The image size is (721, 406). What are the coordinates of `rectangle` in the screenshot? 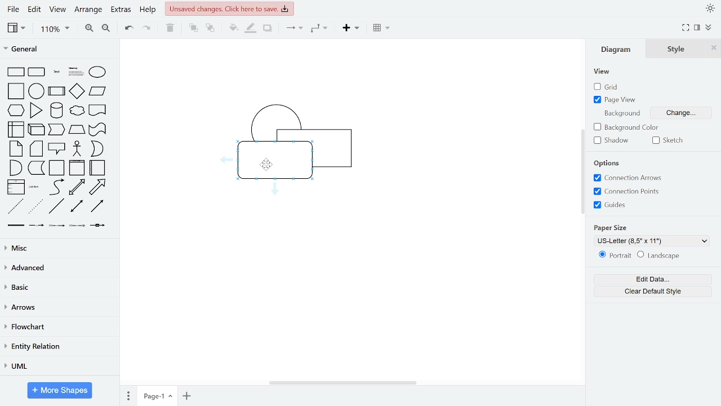 It's located at (15, 72).